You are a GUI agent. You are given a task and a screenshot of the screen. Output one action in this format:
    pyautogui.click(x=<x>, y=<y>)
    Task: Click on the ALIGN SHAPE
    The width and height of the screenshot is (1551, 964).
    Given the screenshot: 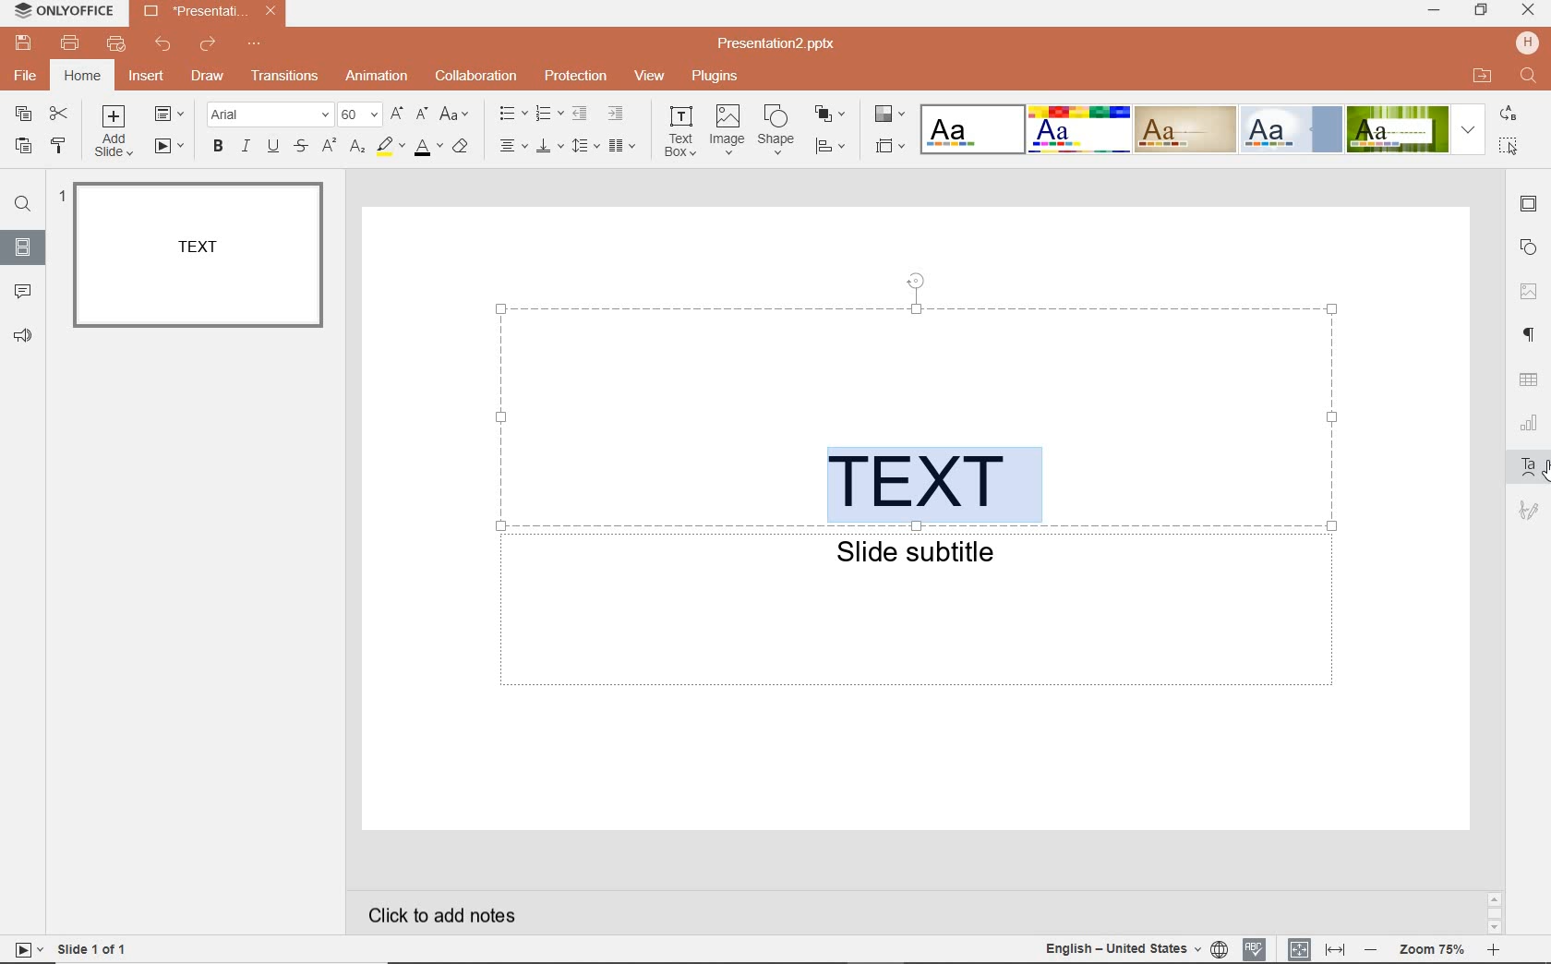 What is the action you would take?
    pyautogui.click(x=836, y=149)
    